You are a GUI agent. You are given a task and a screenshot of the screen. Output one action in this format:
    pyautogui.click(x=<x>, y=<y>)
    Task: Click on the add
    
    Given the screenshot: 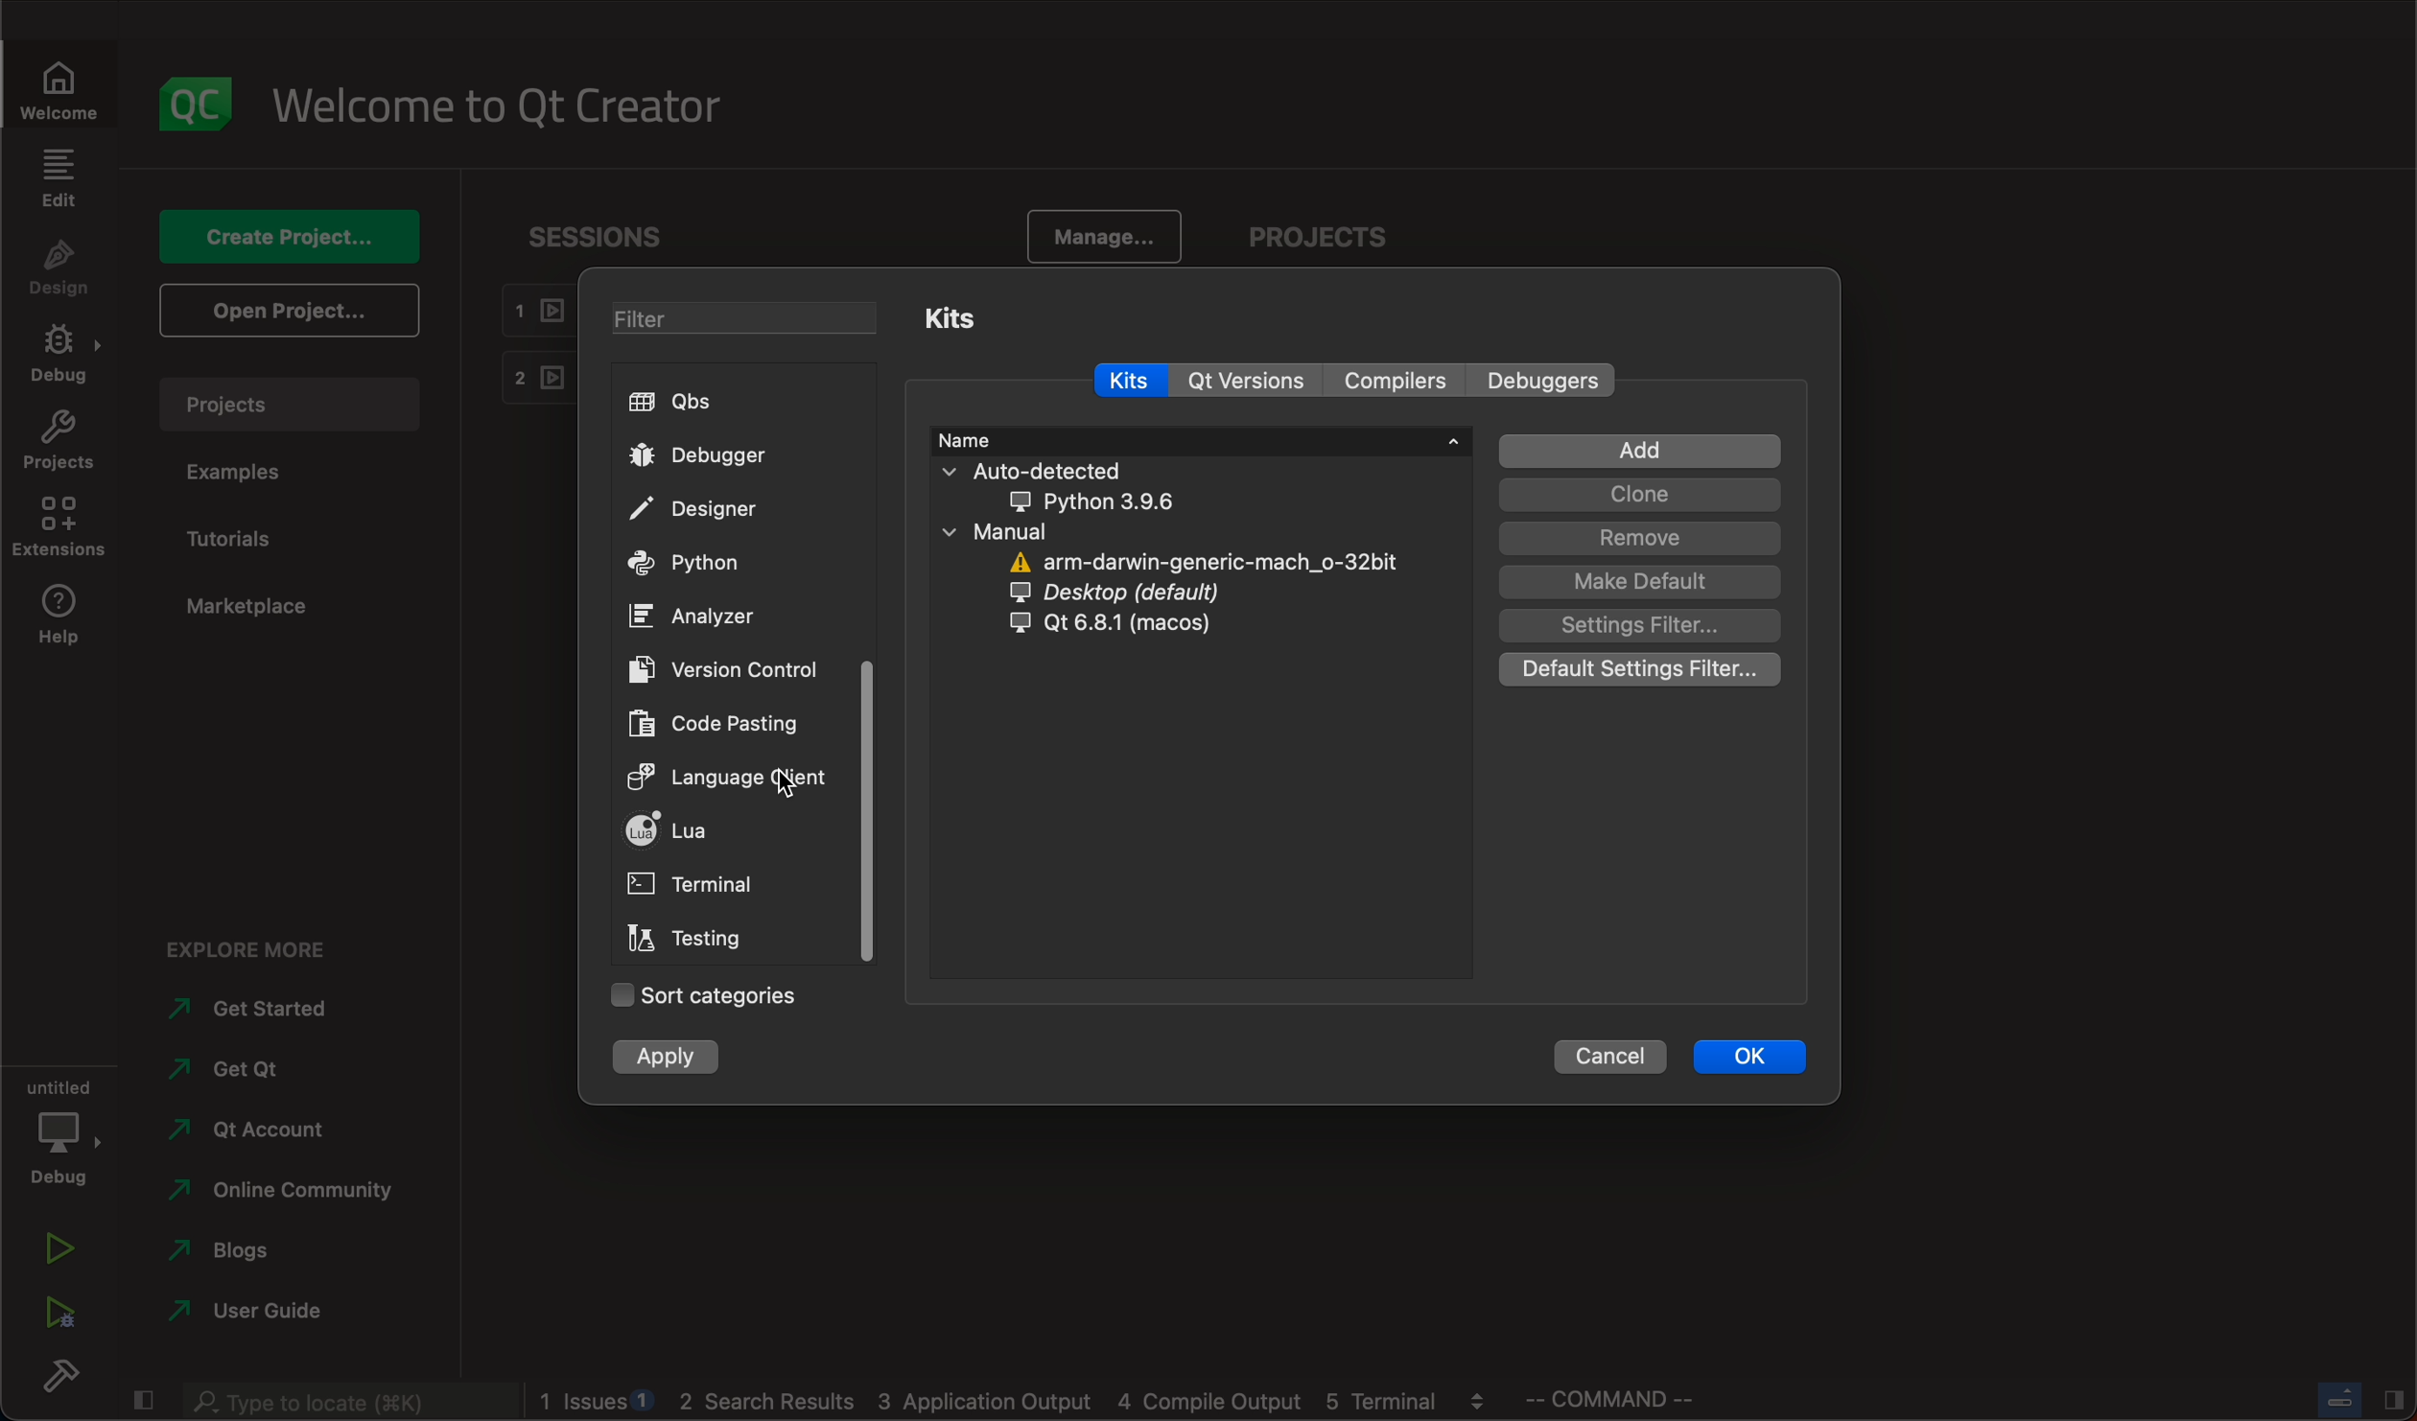 What is the action you would take?
    pyautogui.click(x=1640, y=450)
    